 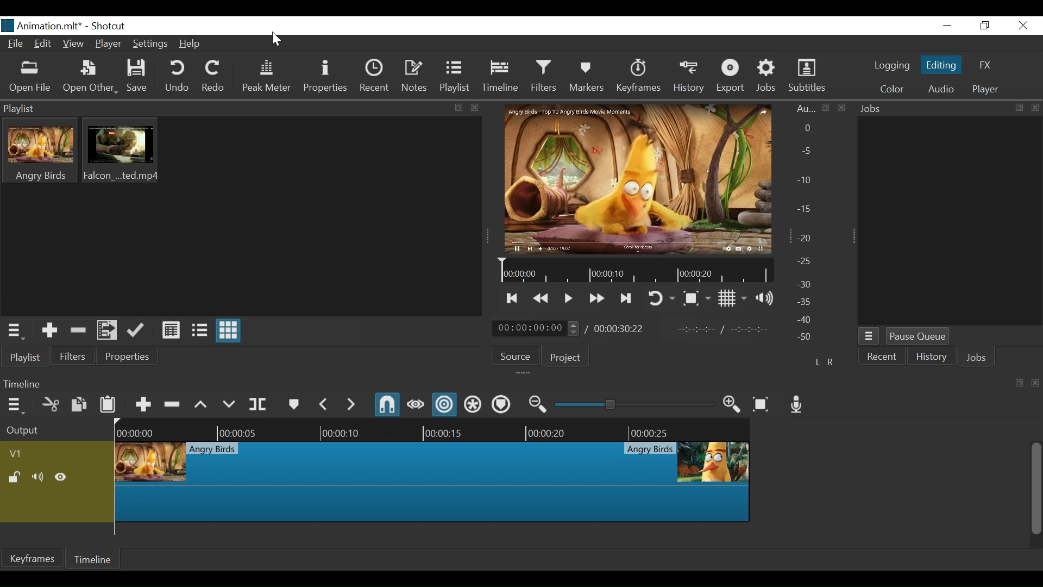 I want to click on Hide, so click(x=61, y=477).